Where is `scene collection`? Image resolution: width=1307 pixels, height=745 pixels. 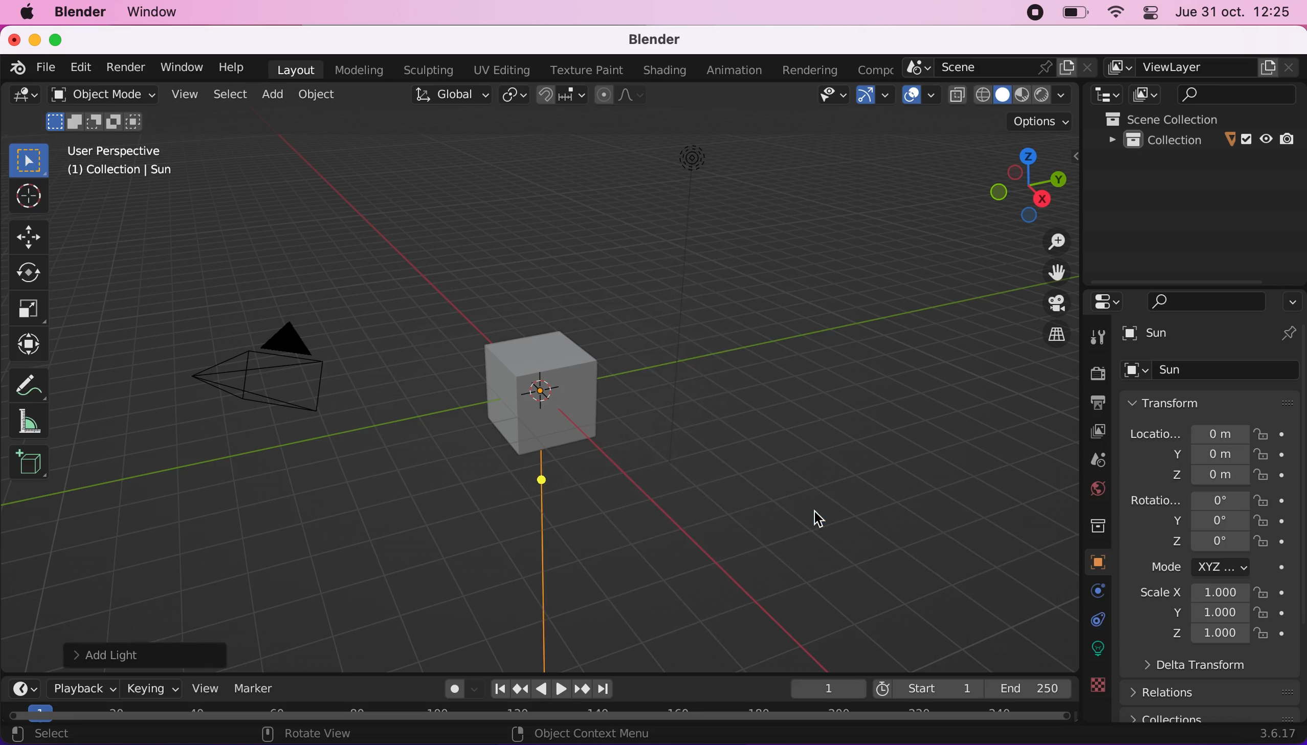 scene collection is located at coordinates (1204, 118).